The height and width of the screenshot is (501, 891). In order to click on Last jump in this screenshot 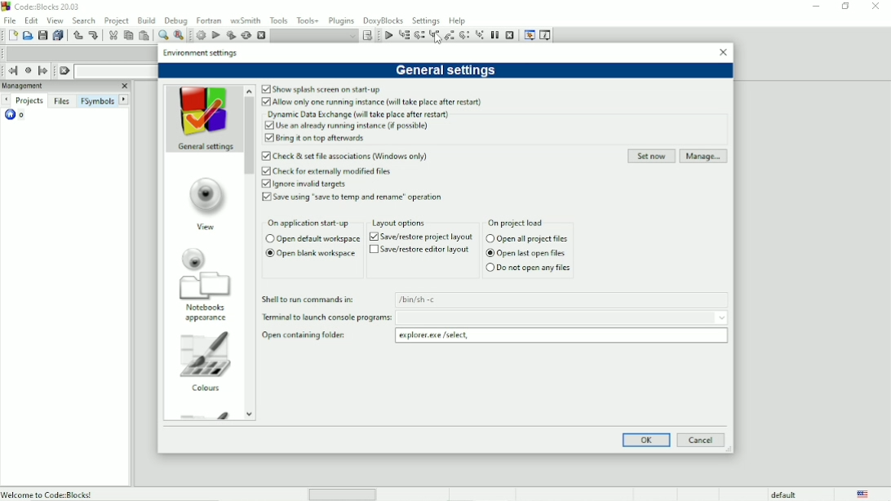, I will do `click(28, 71)`.